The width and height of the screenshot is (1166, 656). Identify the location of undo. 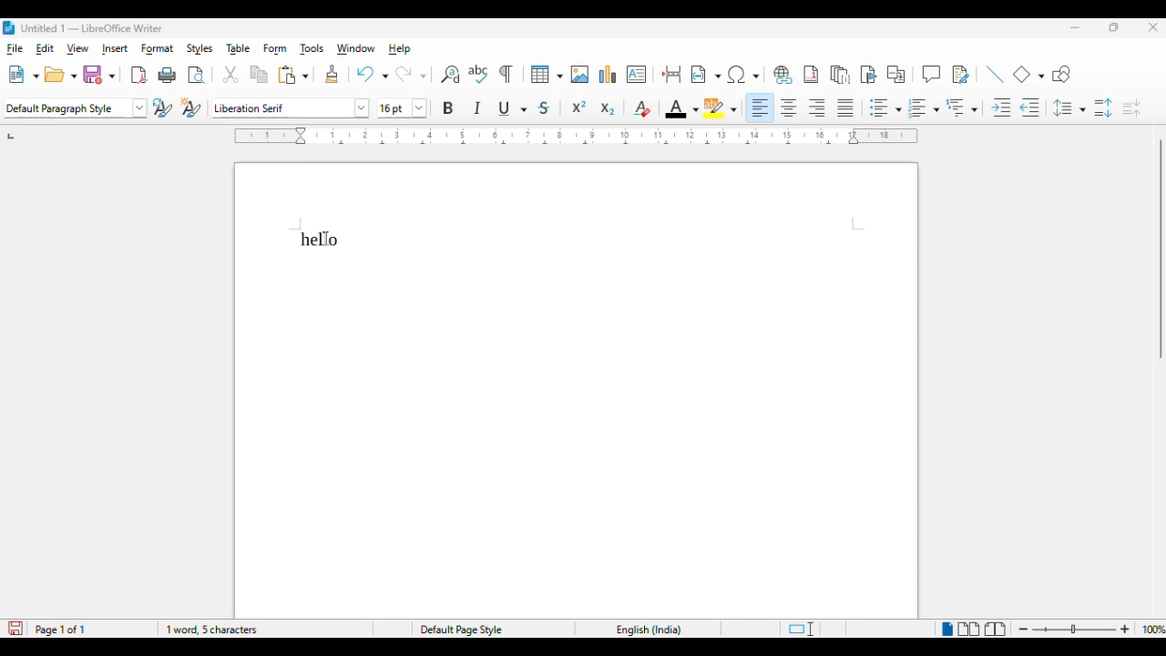
(372, 74).